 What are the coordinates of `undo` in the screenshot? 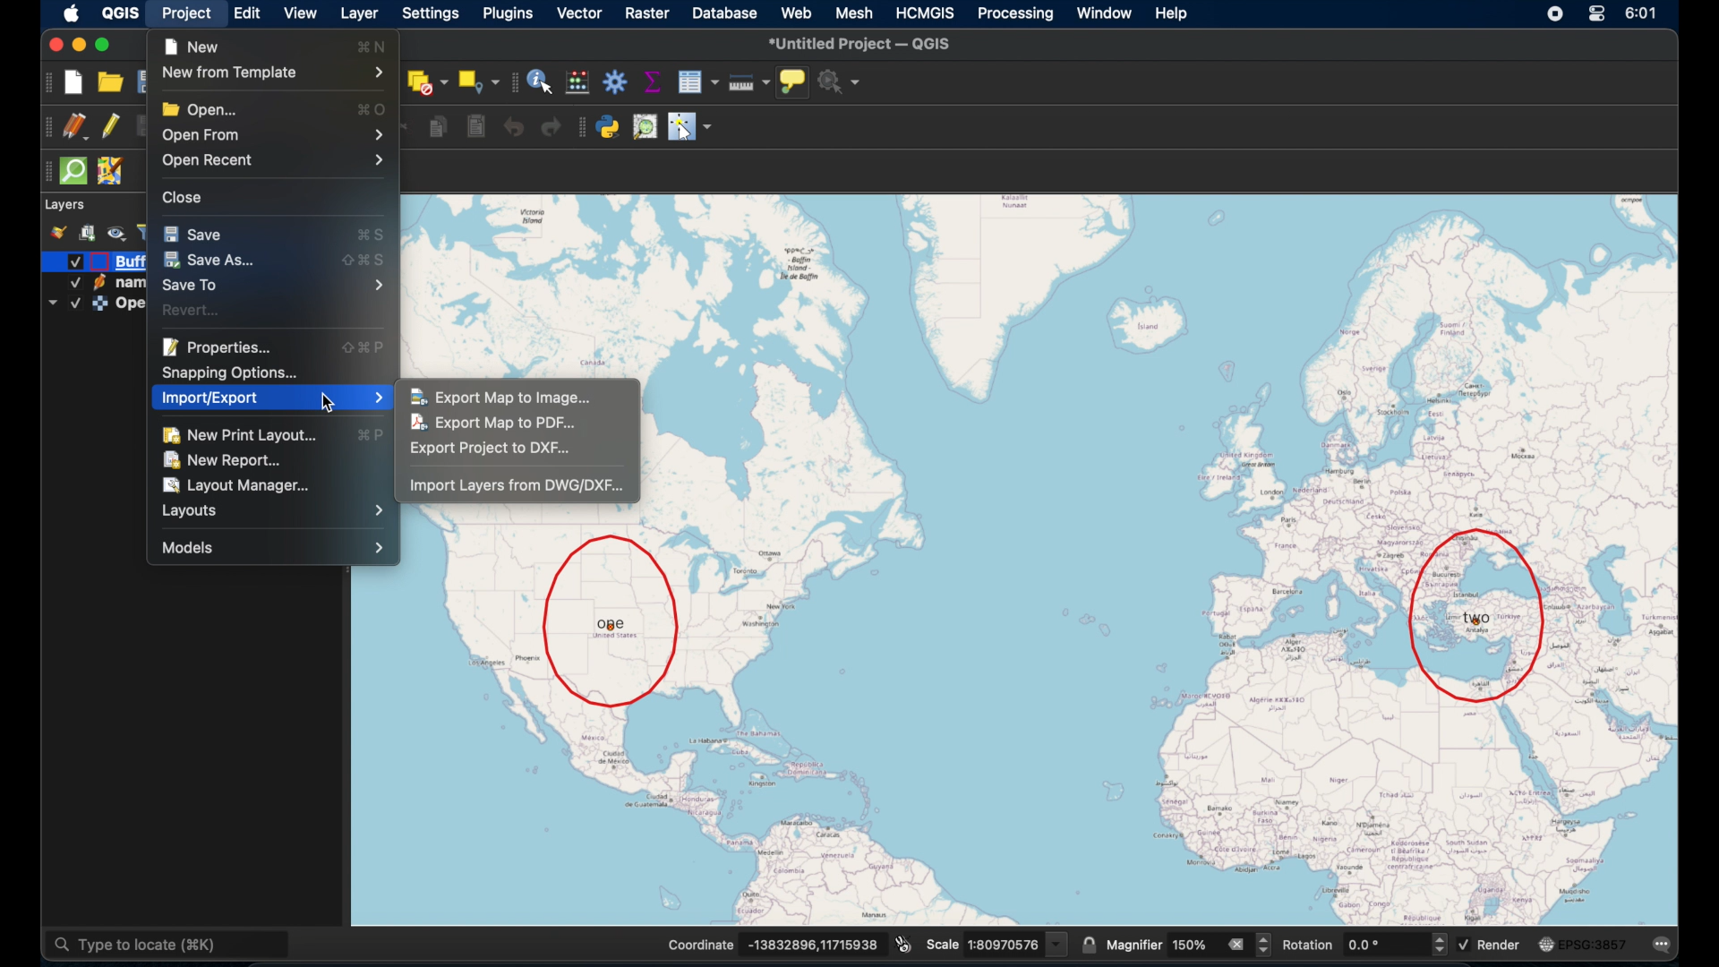 It's located at (512, 127).